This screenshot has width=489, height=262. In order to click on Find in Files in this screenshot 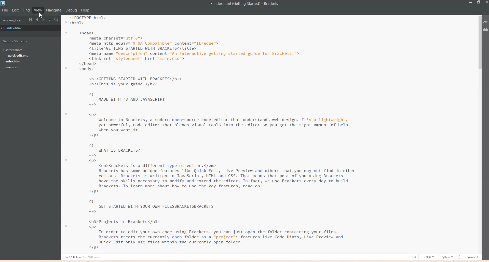, I will do `click(57, 20)`.